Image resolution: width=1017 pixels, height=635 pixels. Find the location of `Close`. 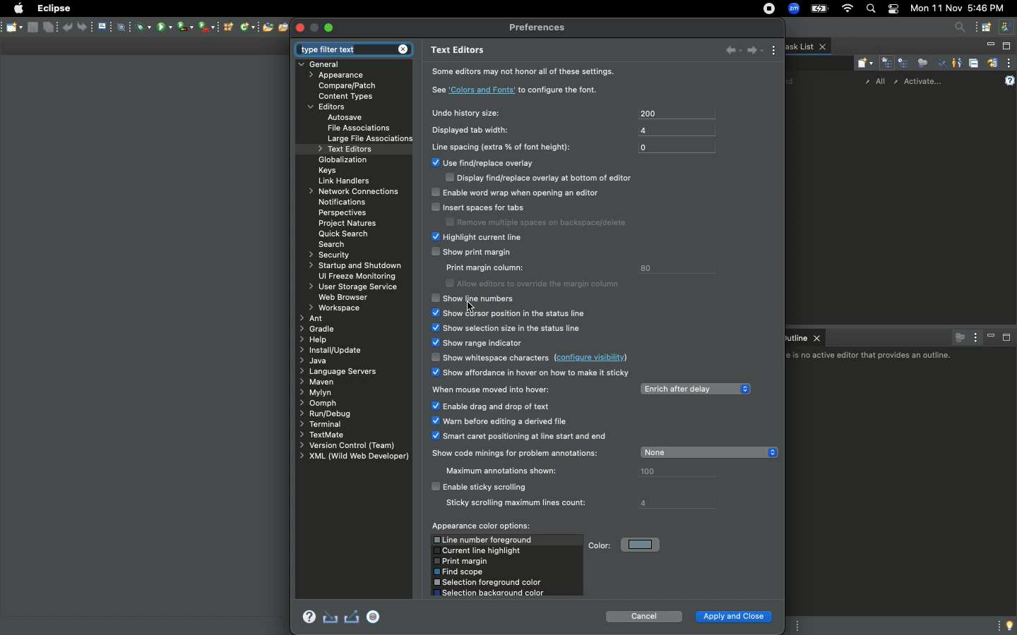

Close is located at coordinates (300, 28).